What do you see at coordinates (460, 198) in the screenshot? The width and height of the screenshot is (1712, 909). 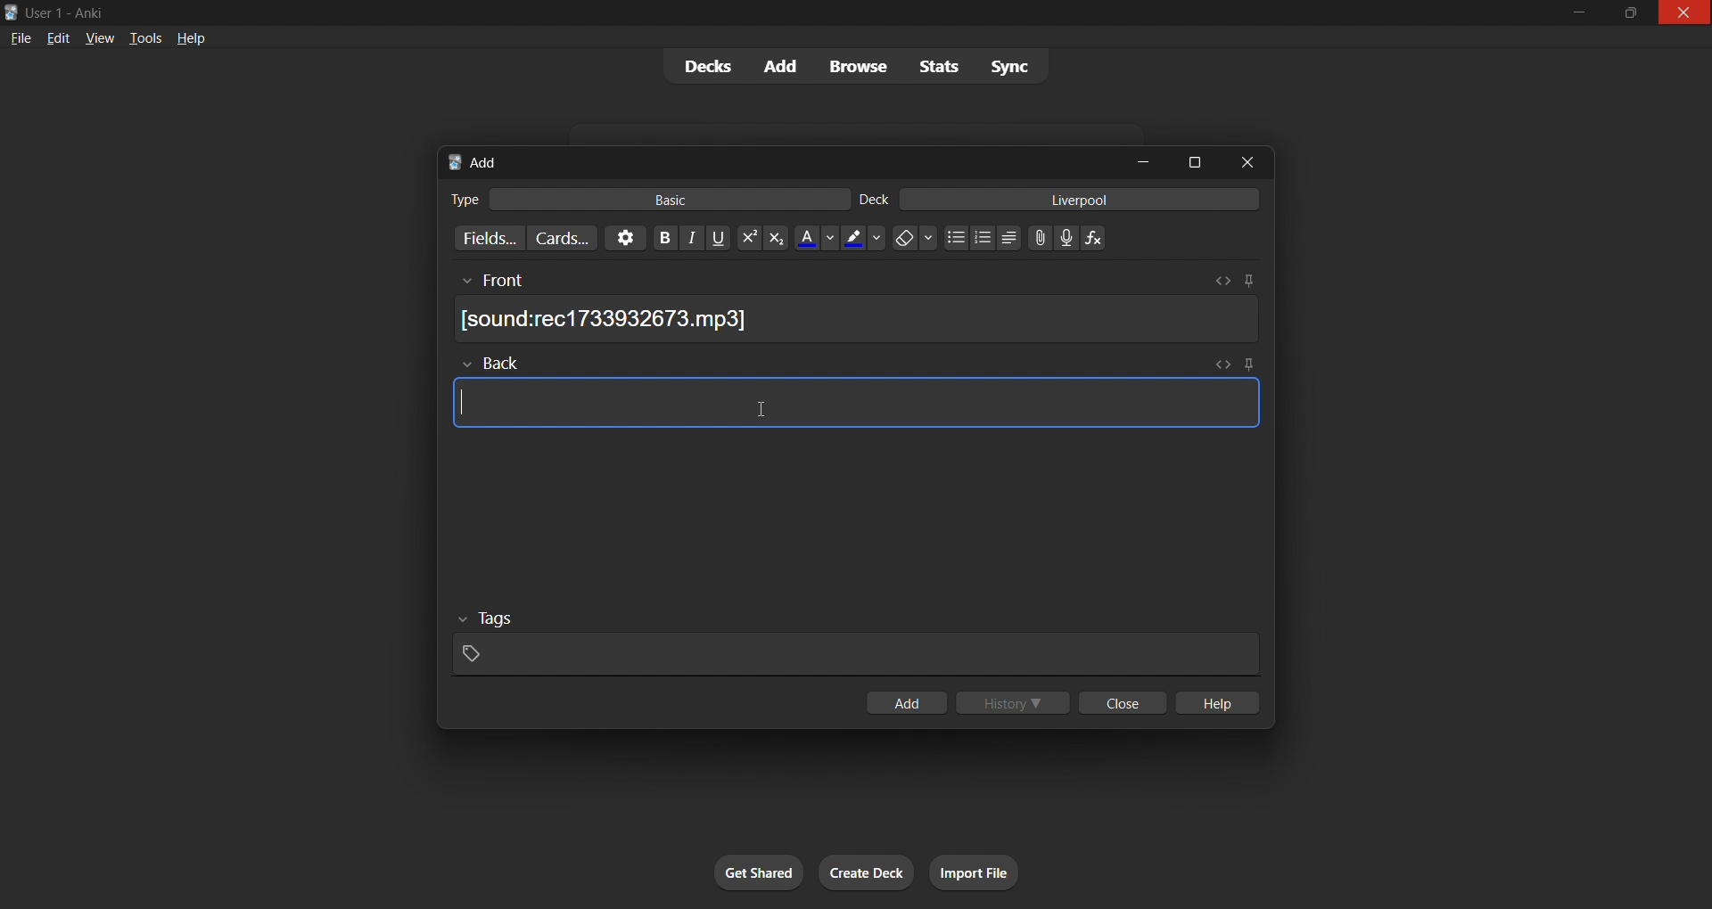 I see `card type ` at bounding box center [460, 198].